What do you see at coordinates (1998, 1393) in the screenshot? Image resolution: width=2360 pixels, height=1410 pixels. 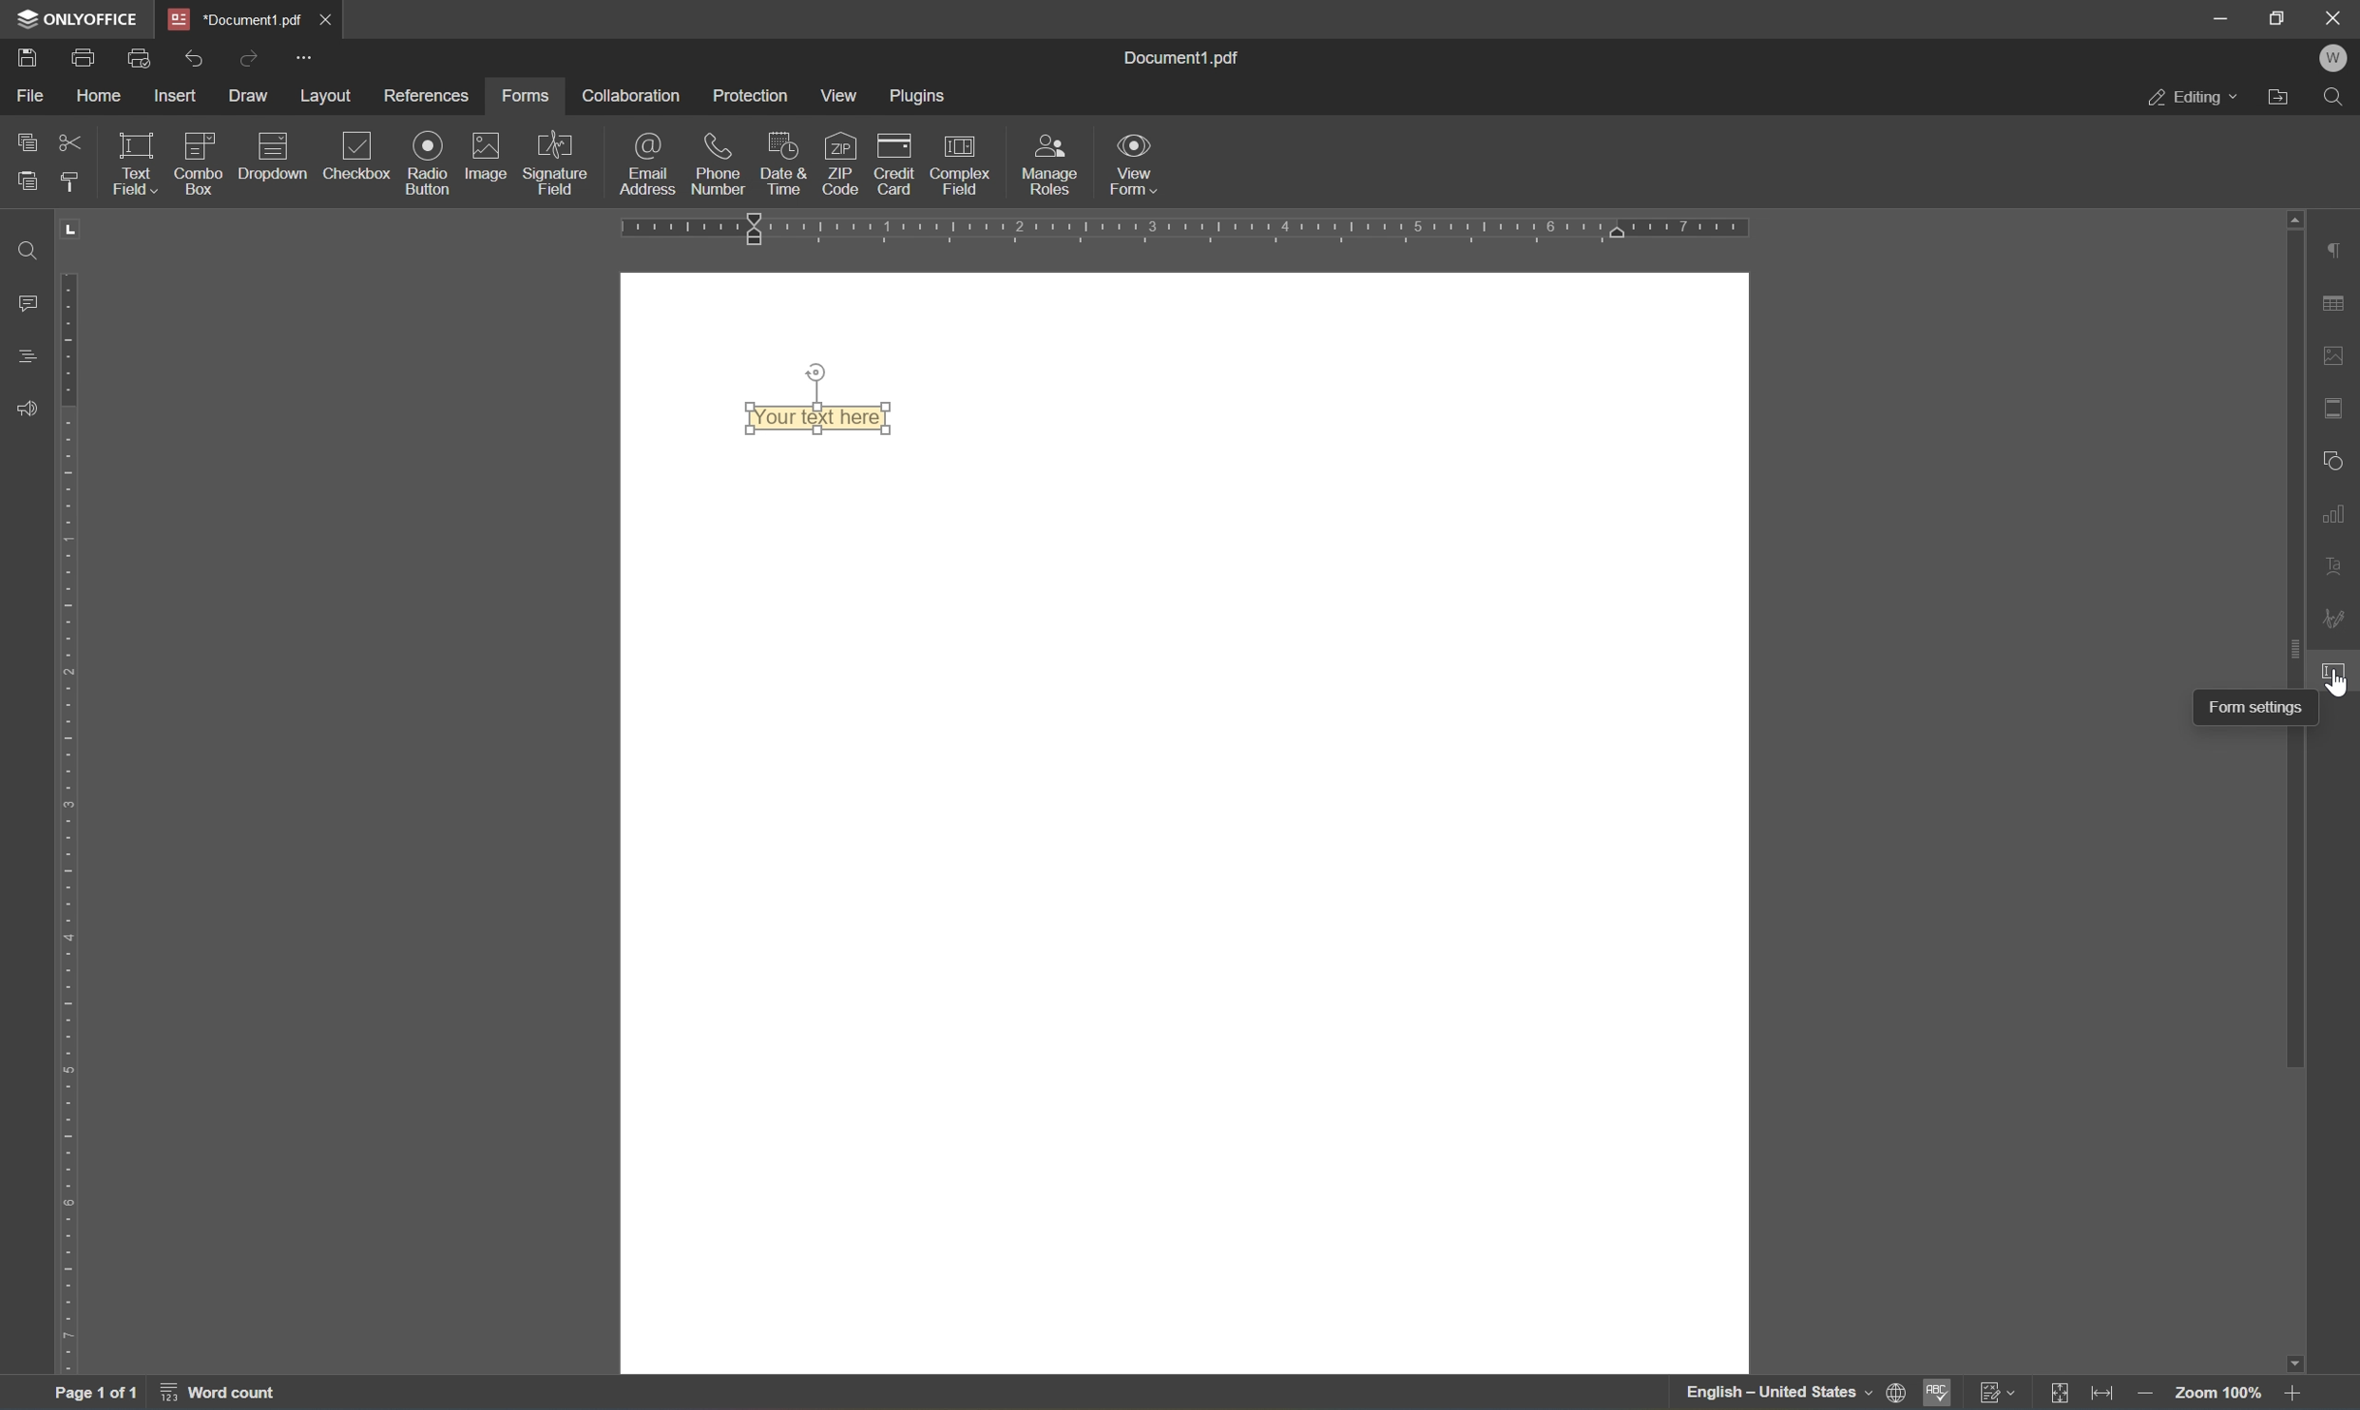 I see `track changes` at bounding box center [1998, 1393].